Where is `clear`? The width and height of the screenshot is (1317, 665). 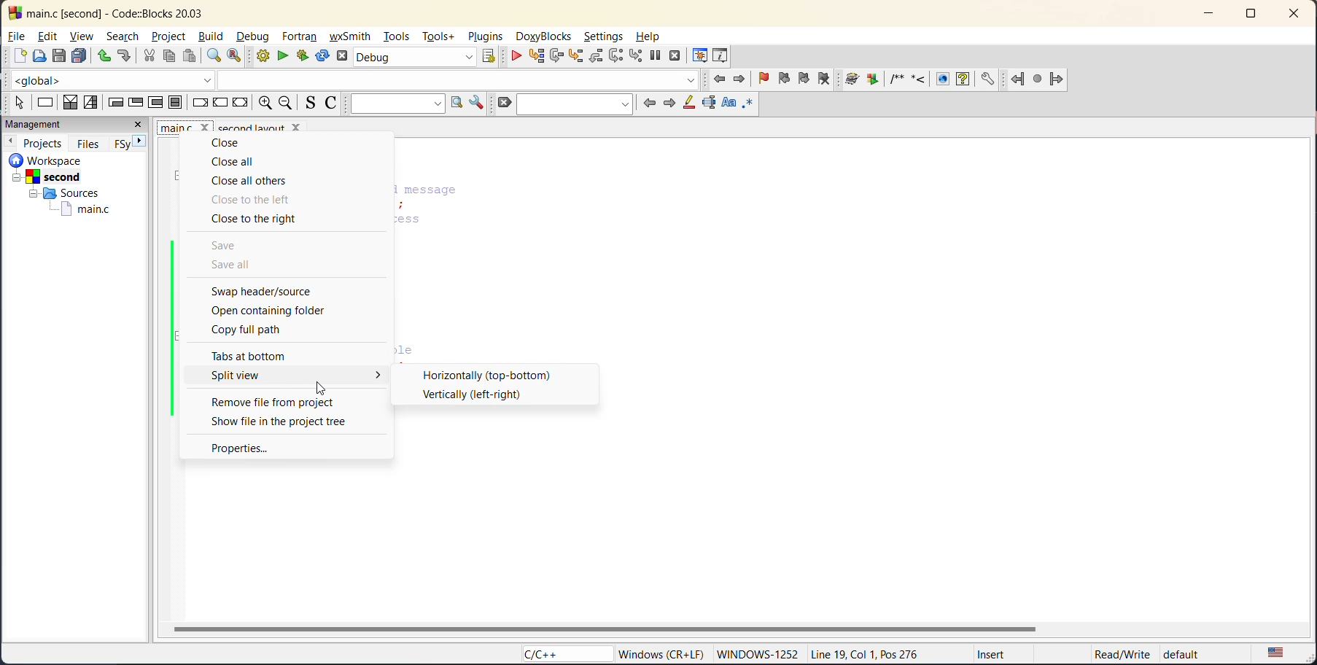 clear is located at coordinates (502, 103).